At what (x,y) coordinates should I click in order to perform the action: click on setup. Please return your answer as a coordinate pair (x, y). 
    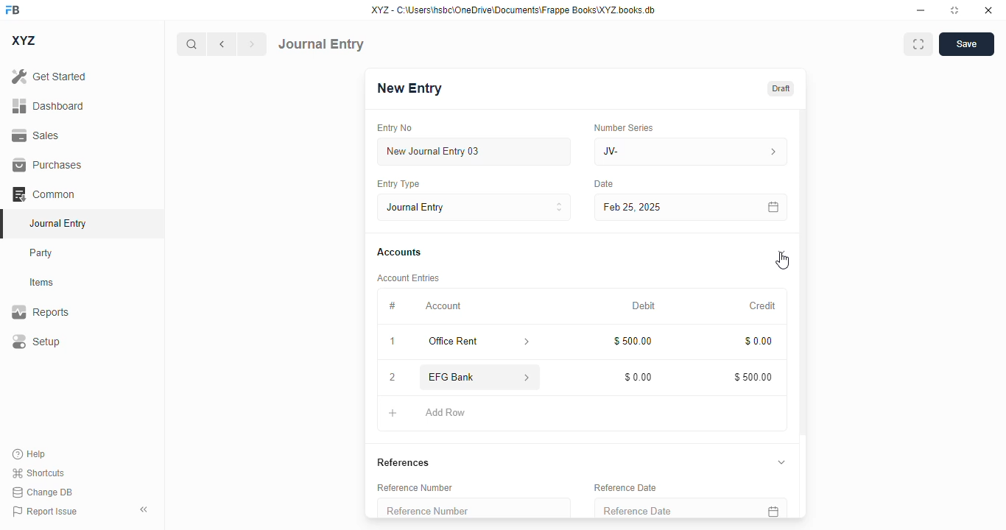
    Looking at the image, I should click on (35, 341).